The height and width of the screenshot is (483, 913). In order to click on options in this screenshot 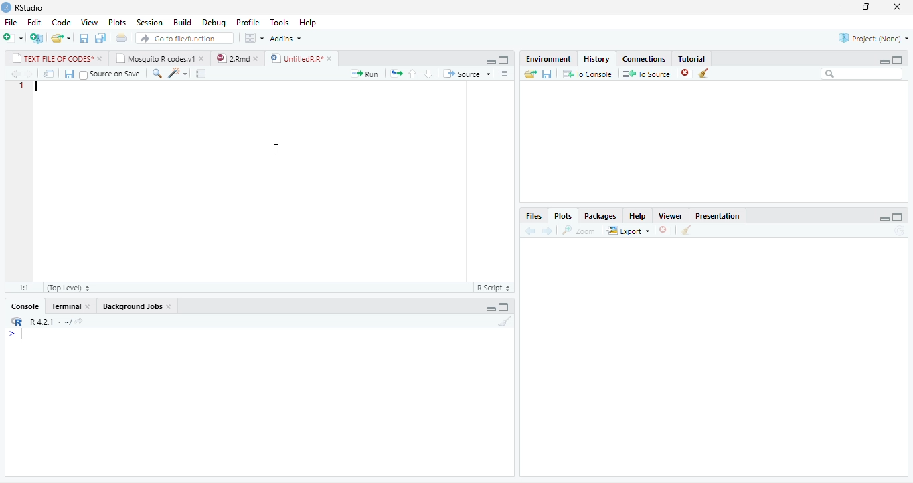, I will do `click(503, 73)`.